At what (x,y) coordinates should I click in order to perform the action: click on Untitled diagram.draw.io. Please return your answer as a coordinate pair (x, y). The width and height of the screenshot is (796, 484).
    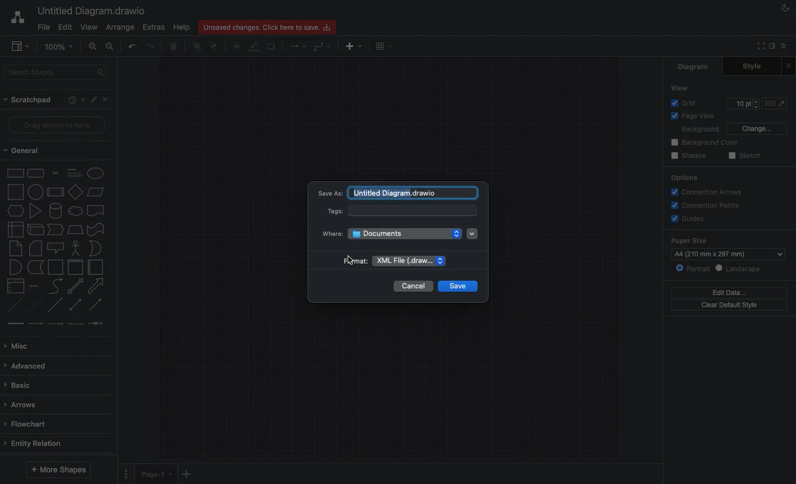
    Looking at the image, I should click on (94, 12).